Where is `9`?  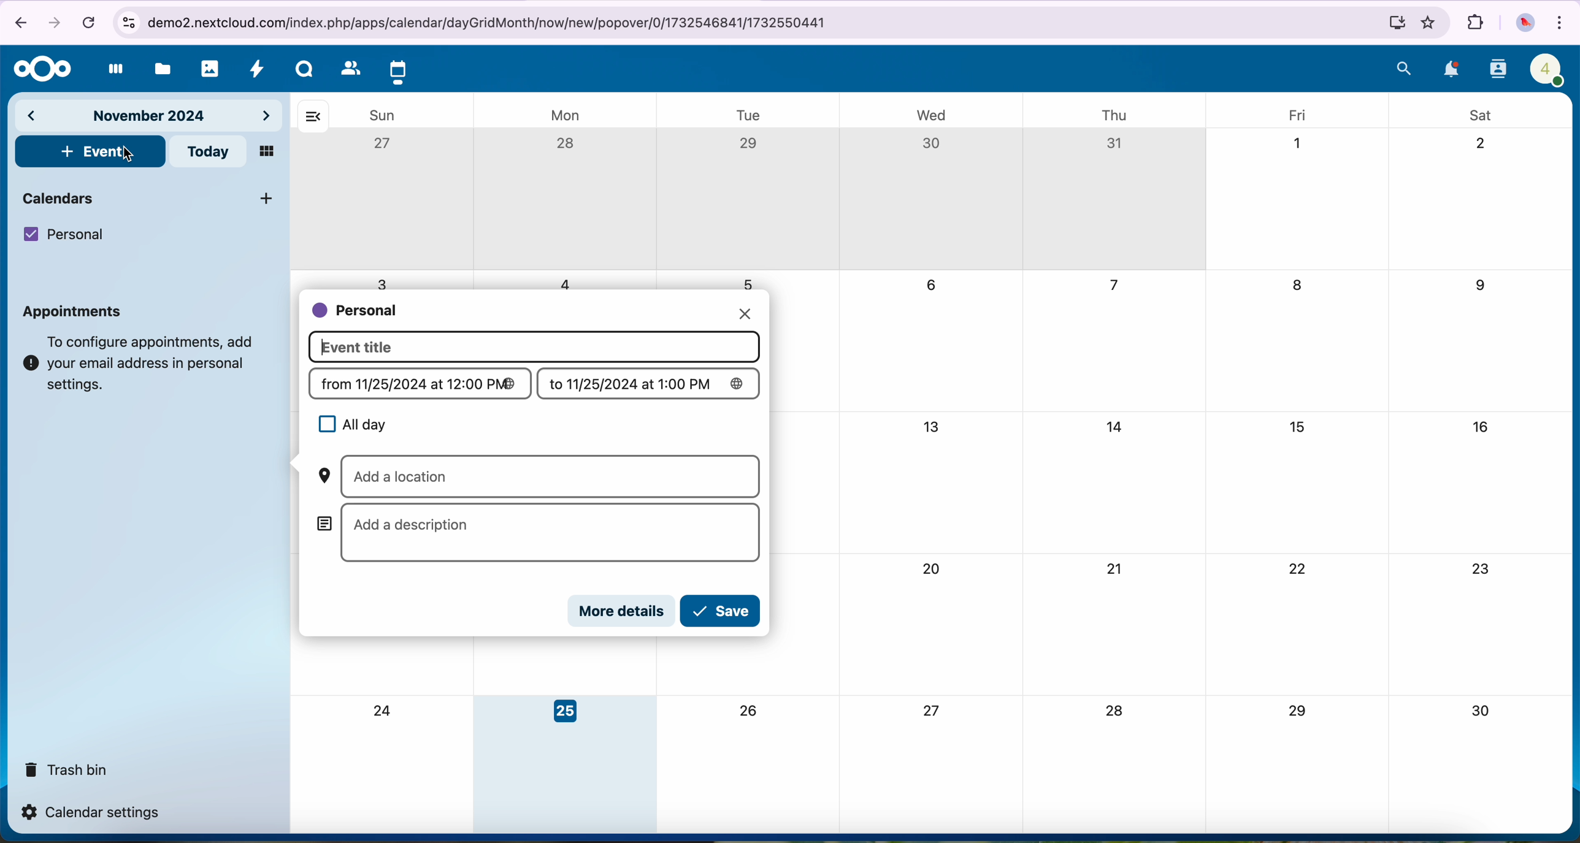 9 is located at coordinates (1478, 286).